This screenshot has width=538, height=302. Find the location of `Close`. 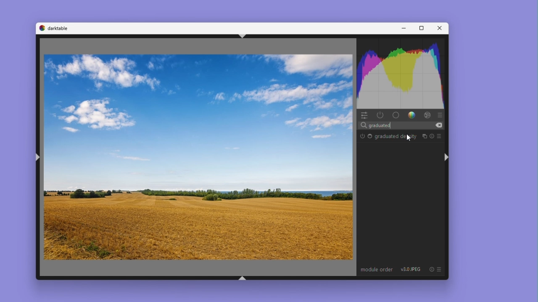

Close is located at coordinates (438, 28).